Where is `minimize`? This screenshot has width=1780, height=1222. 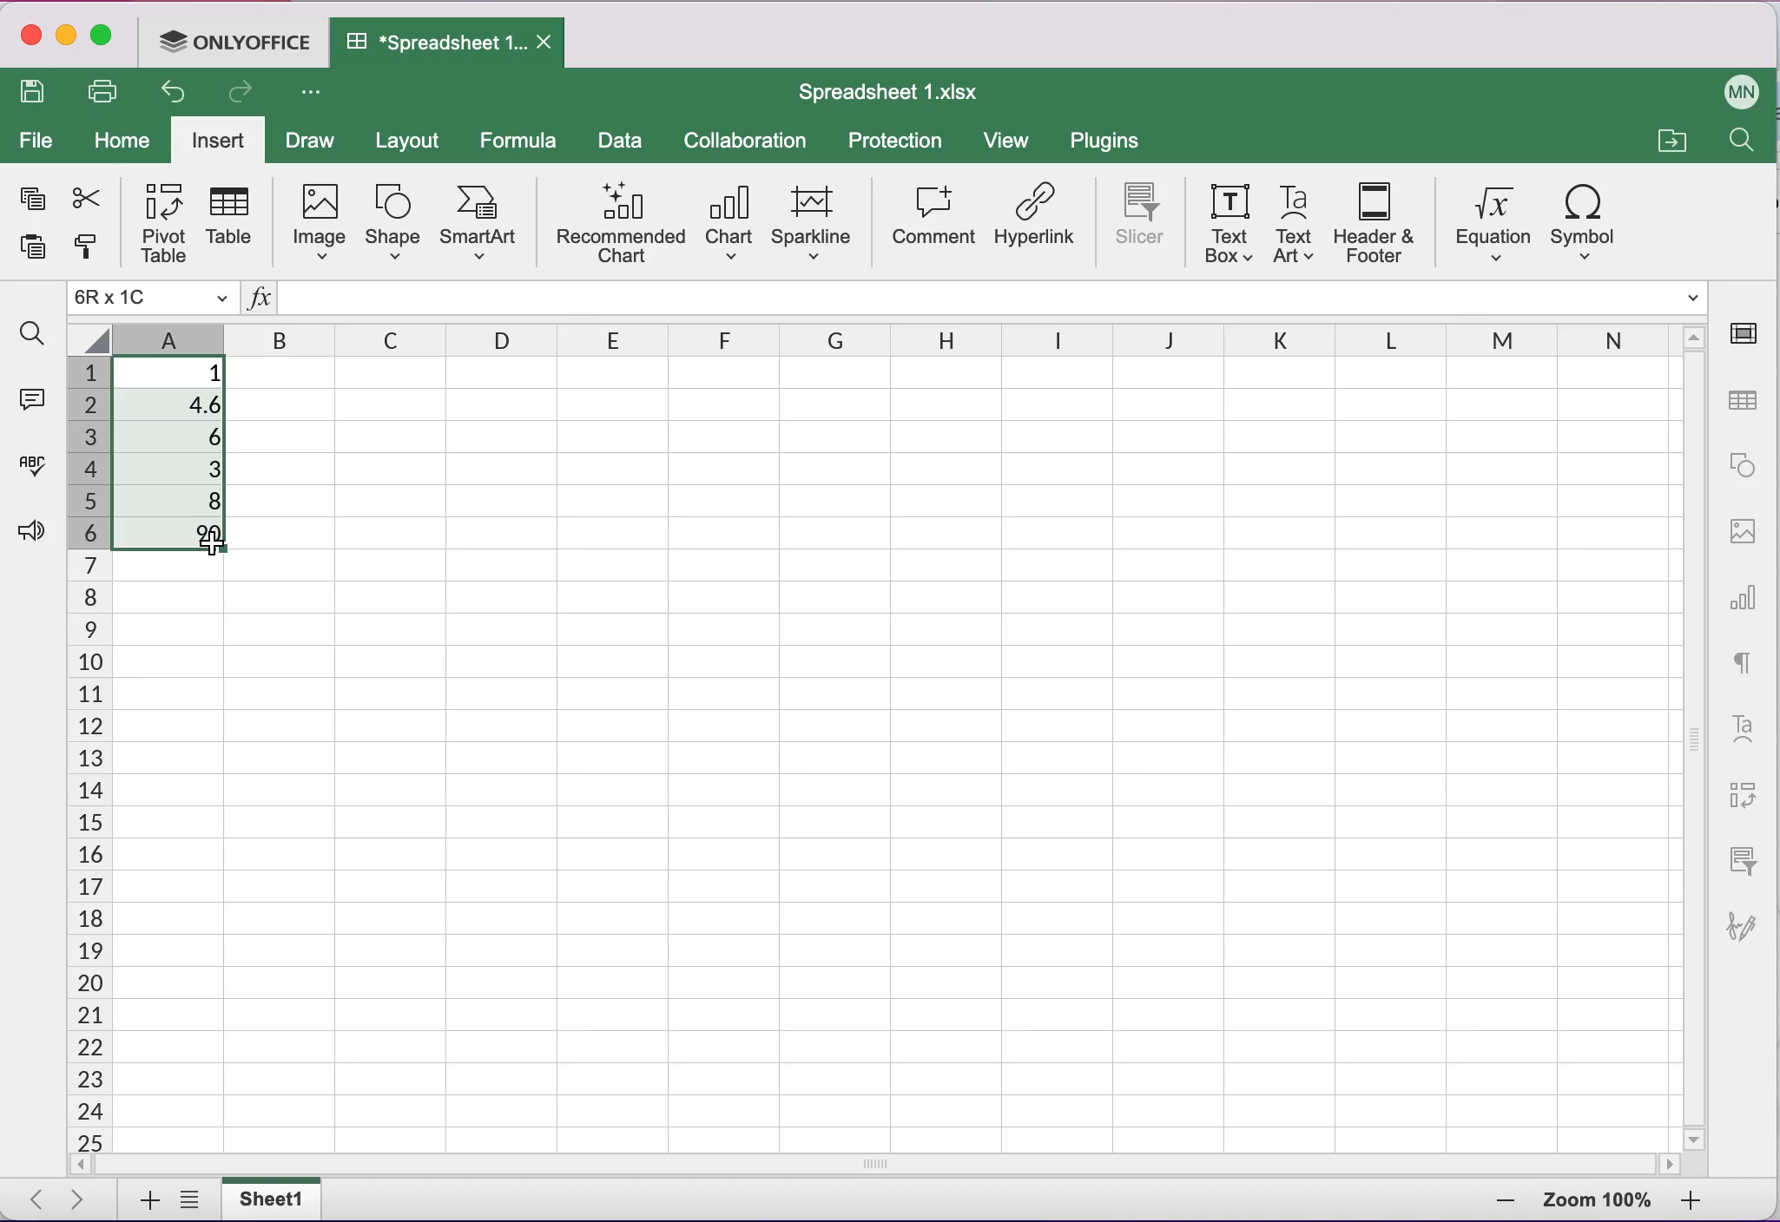
minimize is located at coordinates (68, 38).